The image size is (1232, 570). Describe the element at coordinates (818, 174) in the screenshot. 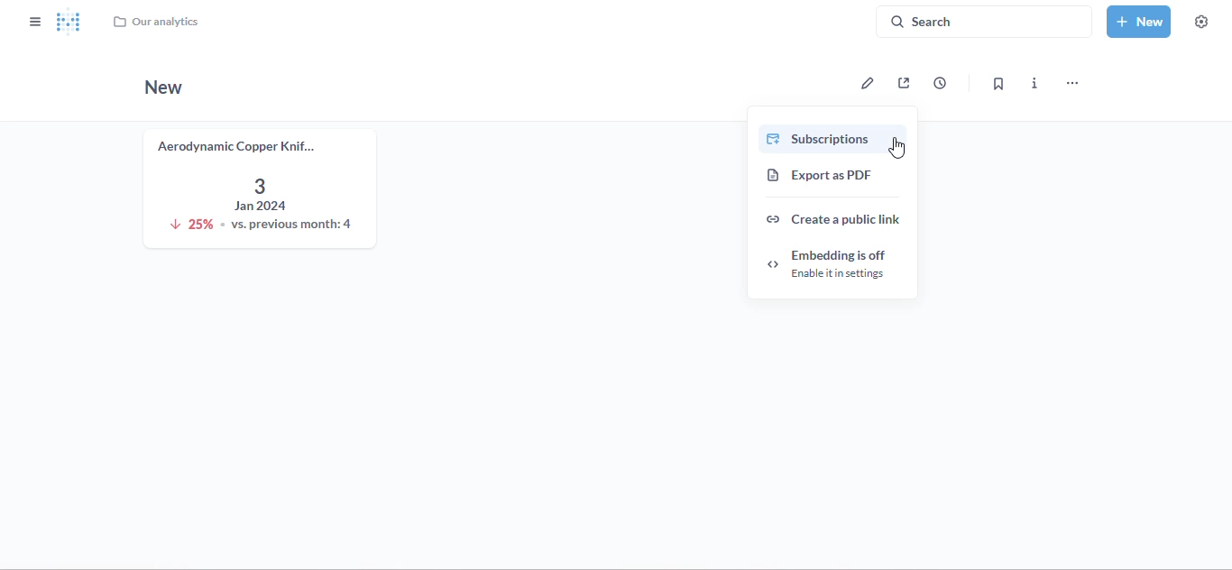

I see `export as PDF` at that location.